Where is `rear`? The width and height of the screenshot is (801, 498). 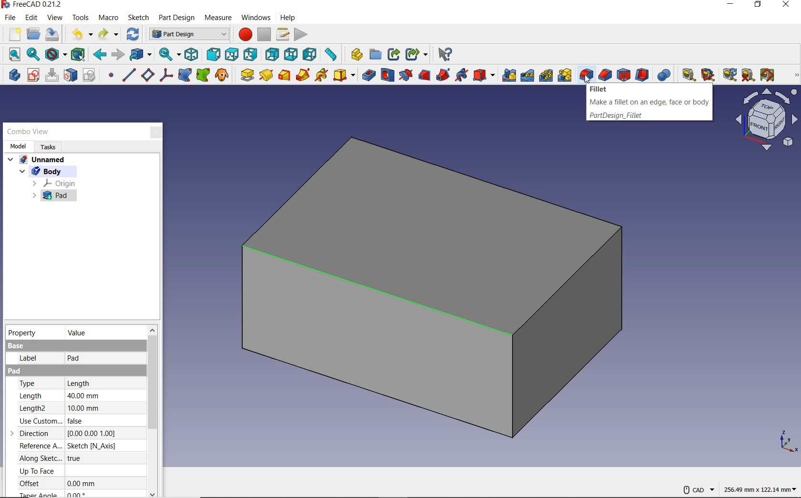 rear is located at coordinates (272, 54).